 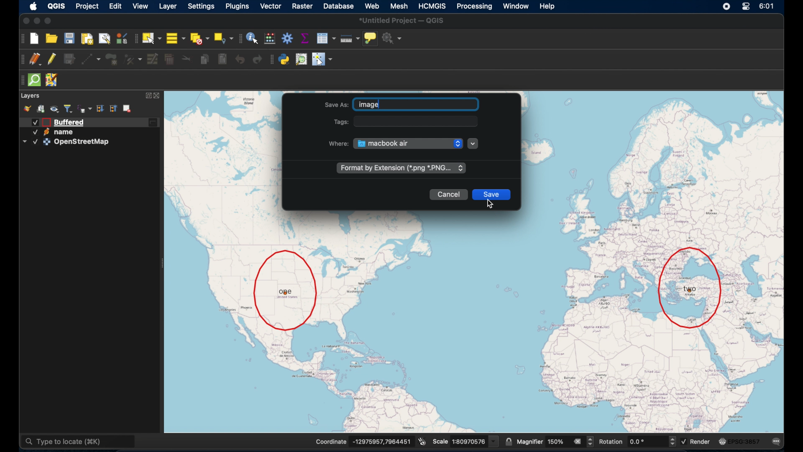 What do you see at coordinates (167, 6) in the screenshot?
I see `layer` at bounding box center [167, 6].